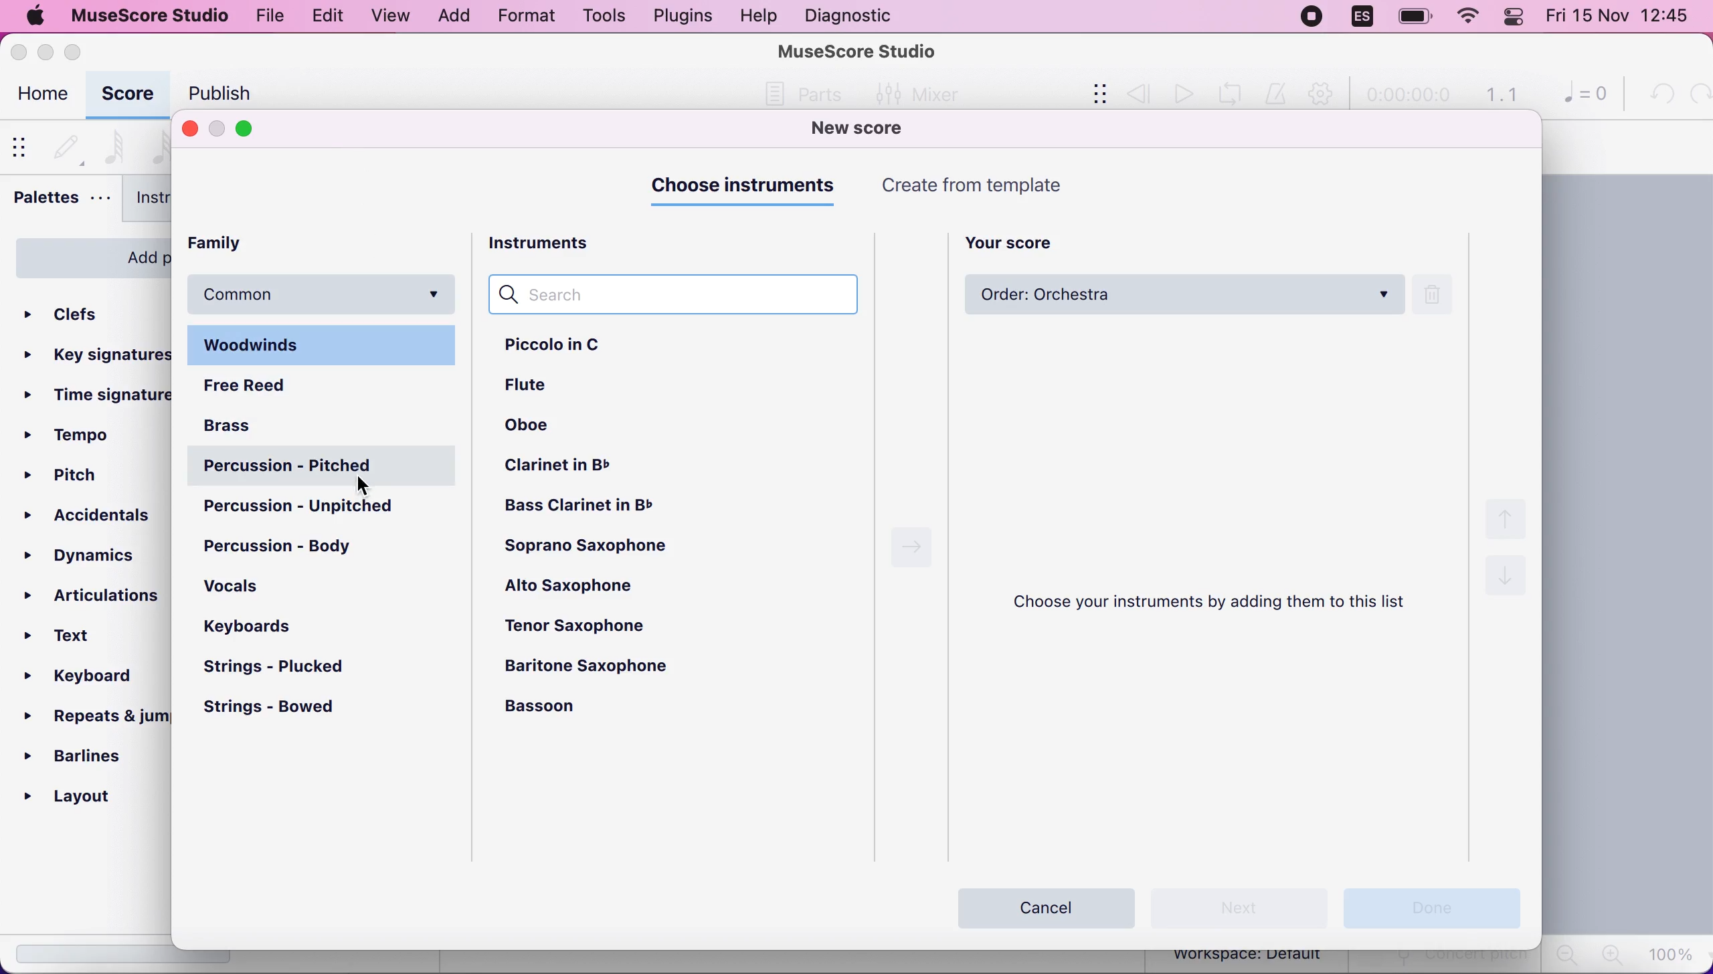 The width and height of the screenshot is (1713, 974). What do you see at coordinates (1697, 94) in the screenshot?
I see `redo` at bounding box center [1697, 94].